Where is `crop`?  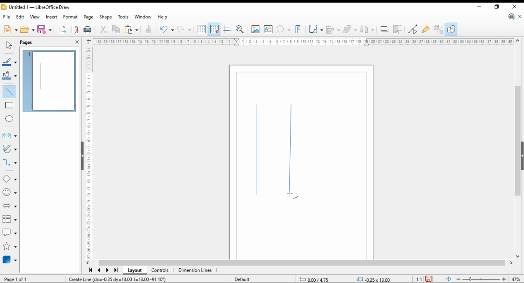 crop is located at coordinates (398, 29).